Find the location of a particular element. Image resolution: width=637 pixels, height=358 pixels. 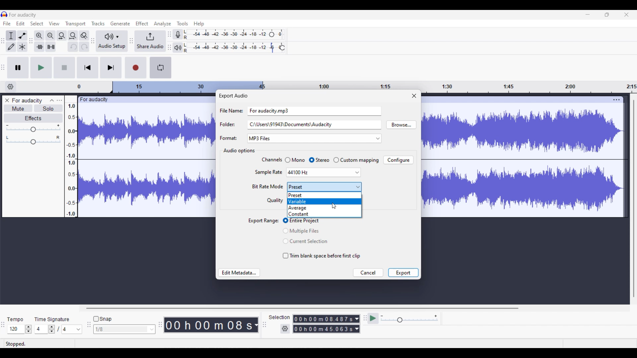

Header to change recording level is located at coordinates (272, 34).